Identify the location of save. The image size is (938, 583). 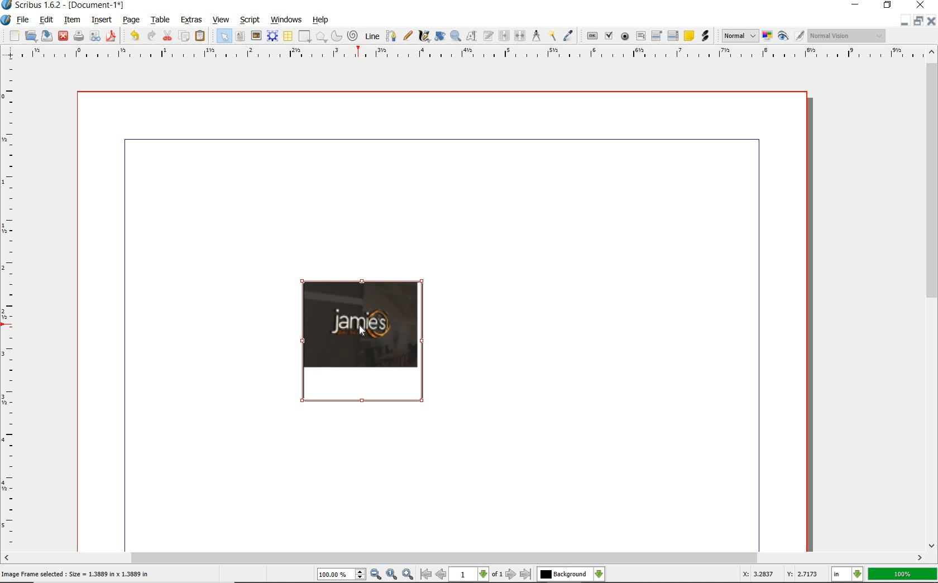
(47, 36).